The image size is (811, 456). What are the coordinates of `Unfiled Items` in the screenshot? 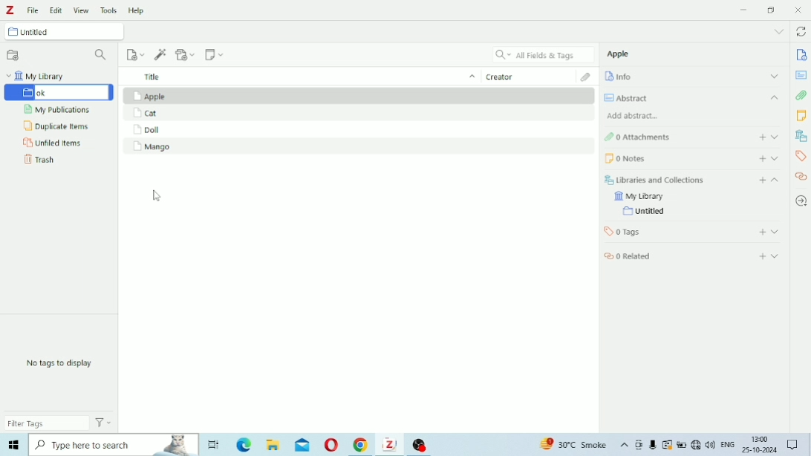 It's located at (52, 143).